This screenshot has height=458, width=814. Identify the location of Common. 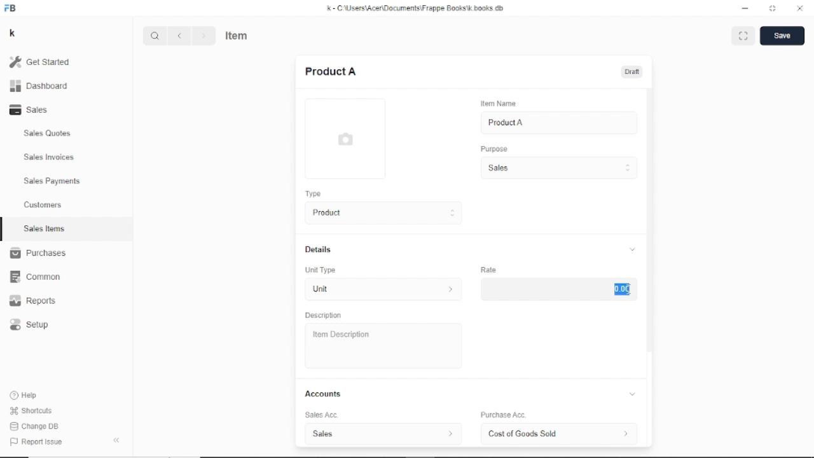
(35, 277).